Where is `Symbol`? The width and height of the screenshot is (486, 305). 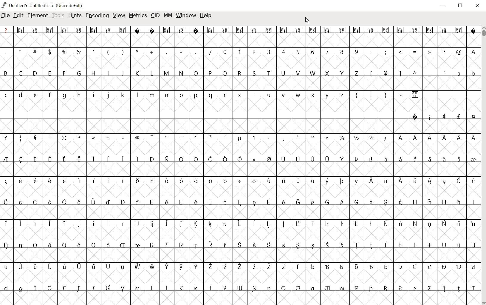
Symbol is located at coordinates (35, 288).